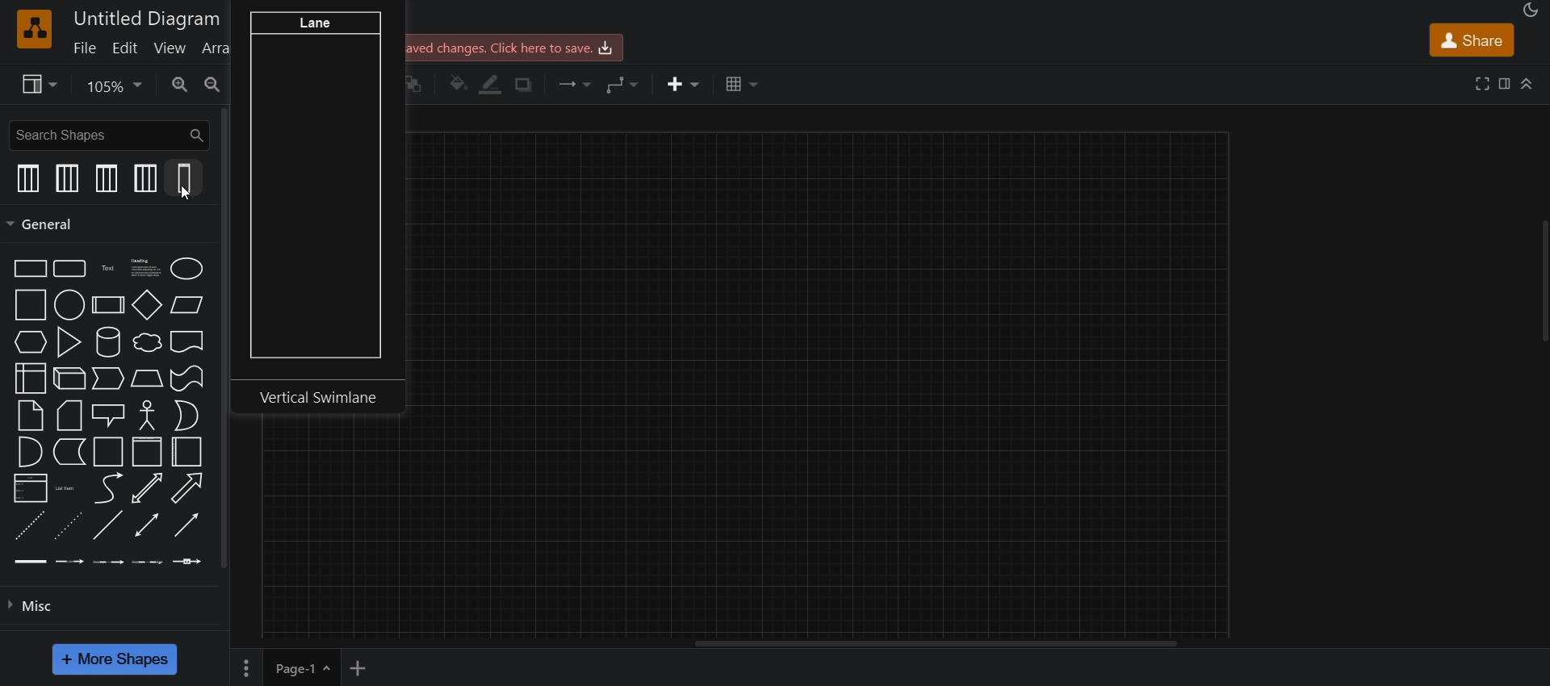 Image resolution: width=1550 pixels, height=686 pixels. What do you see at coordinates (35, 29) in the screenshot?
I see `logo` at bounding box center [35, 29].